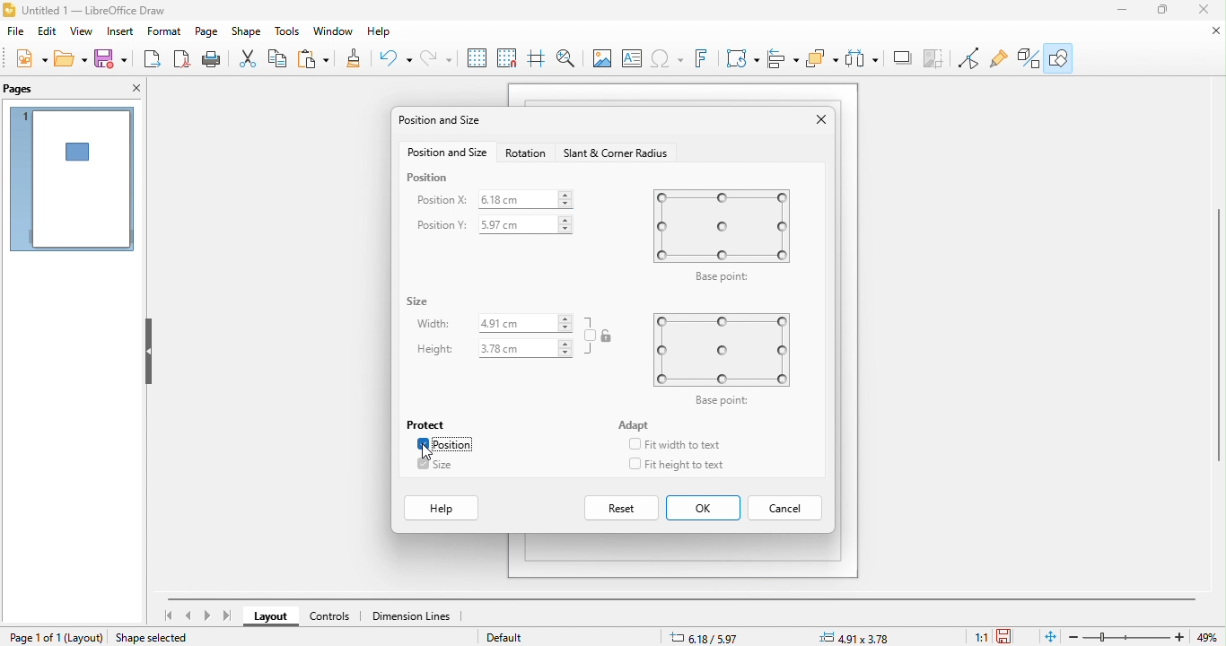 This screenshot has width=1226, height=646. What do you see at coordinates (528, 154) in the screenshot?
I see `rotation` at bounding box center [528, 154].